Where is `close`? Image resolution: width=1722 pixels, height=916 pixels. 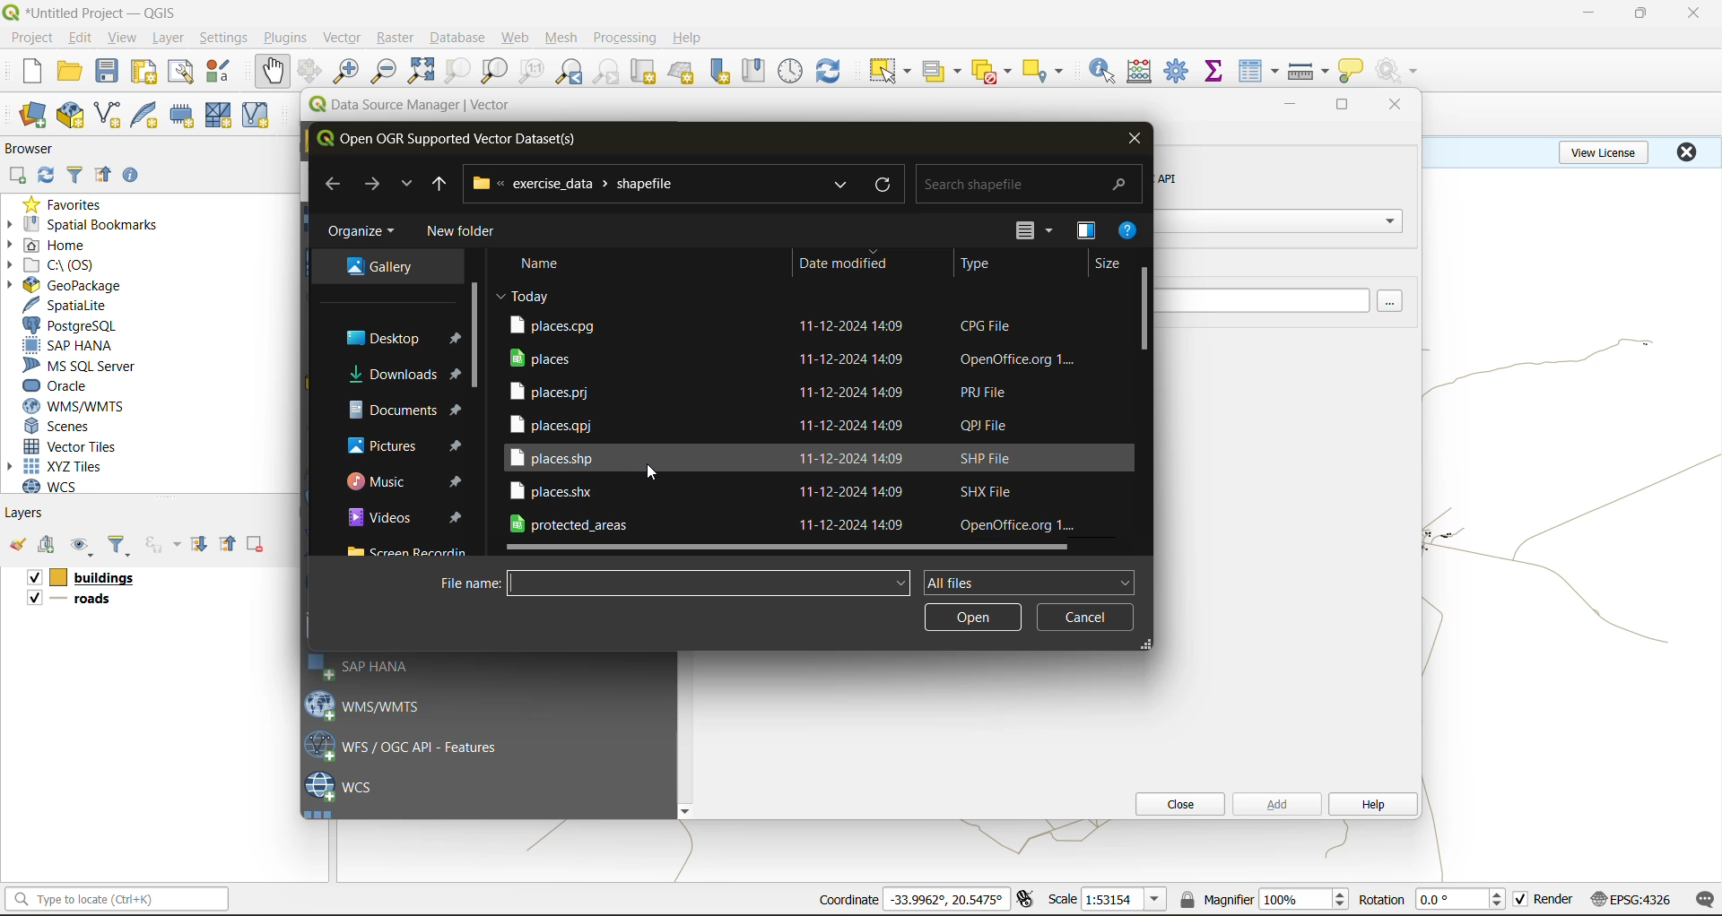
close is located at coordinates (1174, 804).